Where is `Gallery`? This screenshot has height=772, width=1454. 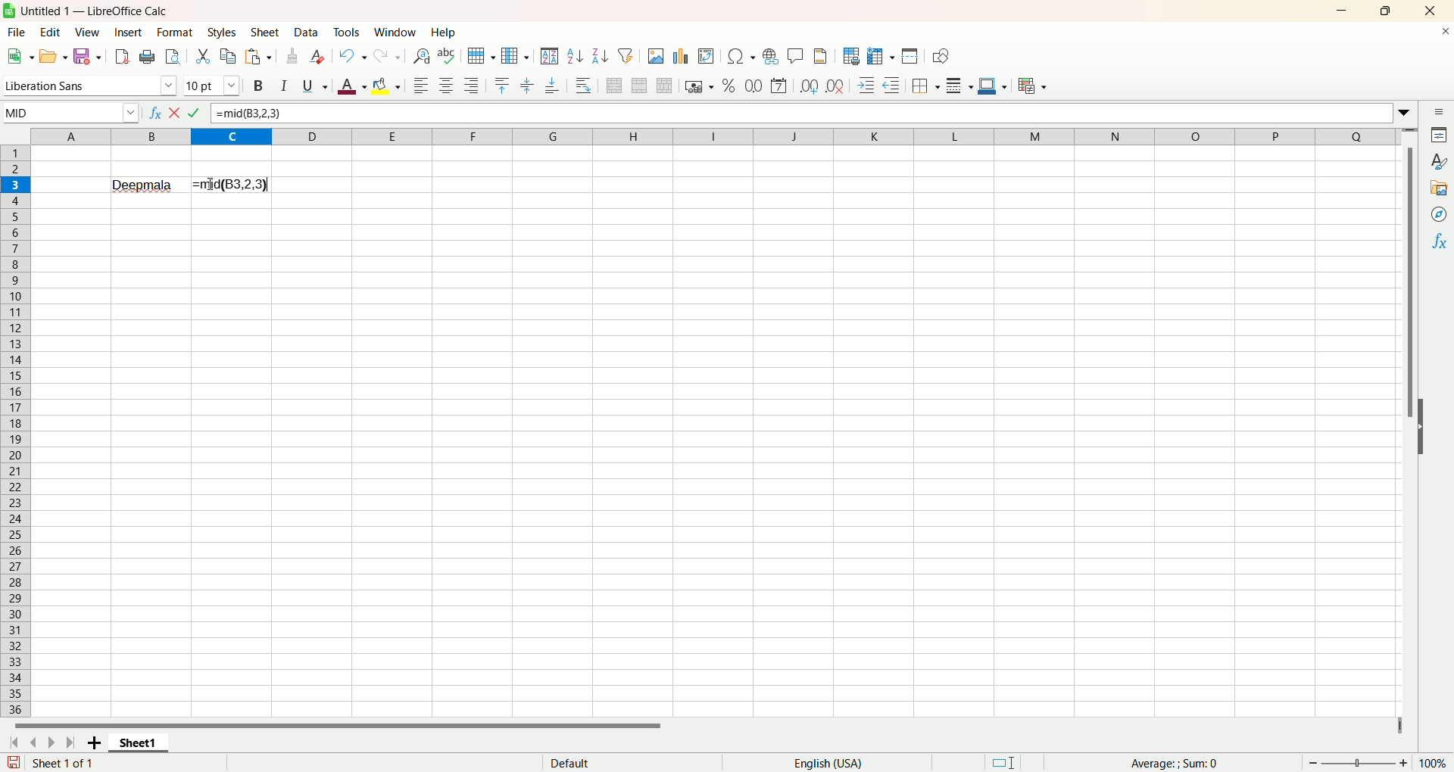 Gallery is located at coordinates (1437, 188).